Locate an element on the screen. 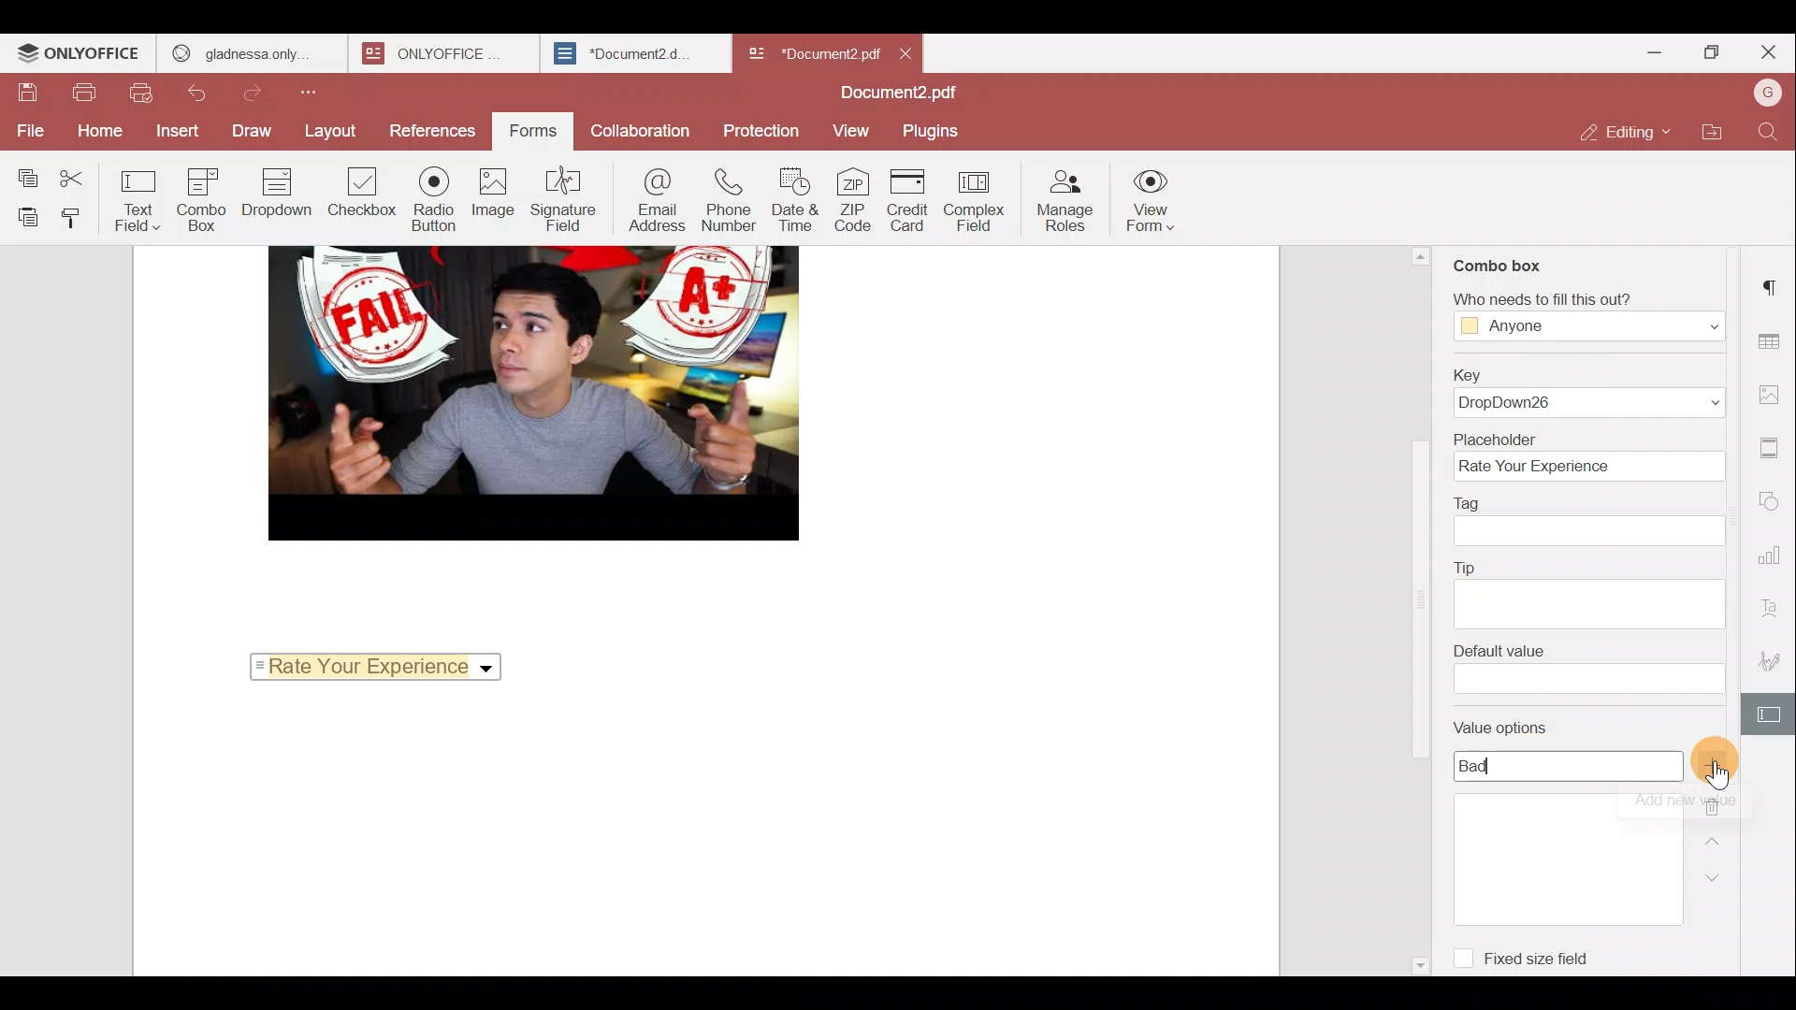  Fixed size field is located at coordinates (1525, 953).